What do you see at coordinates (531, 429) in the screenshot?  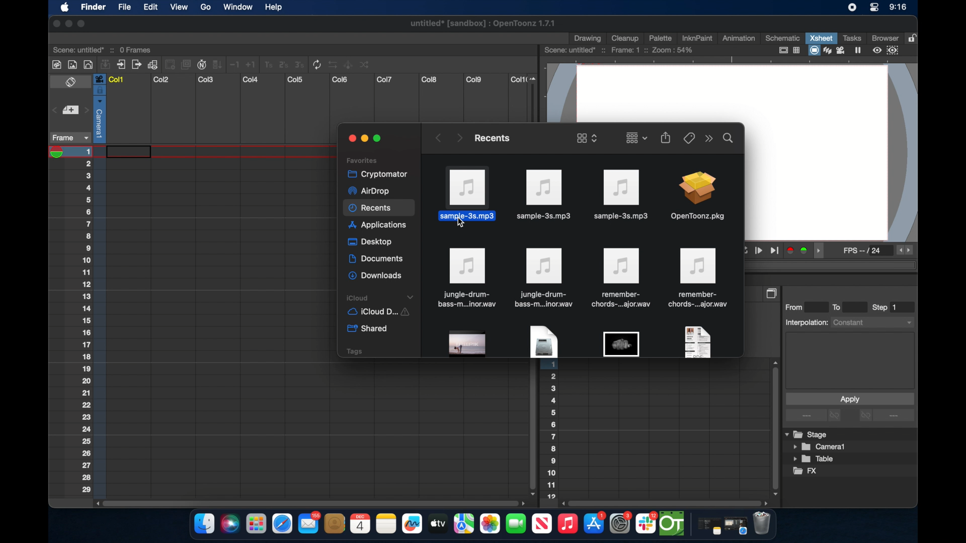 I see `scroll box` at bounding box center [531, 429].